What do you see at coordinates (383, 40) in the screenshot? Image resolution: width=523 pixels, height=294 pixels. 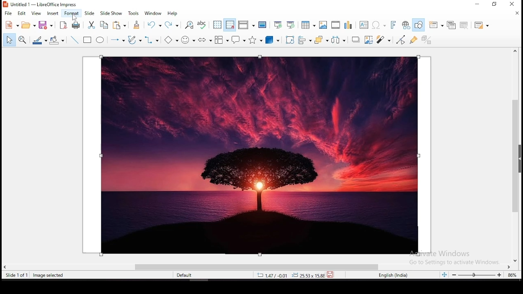 I see `filter` at bounding box center [383, 40].